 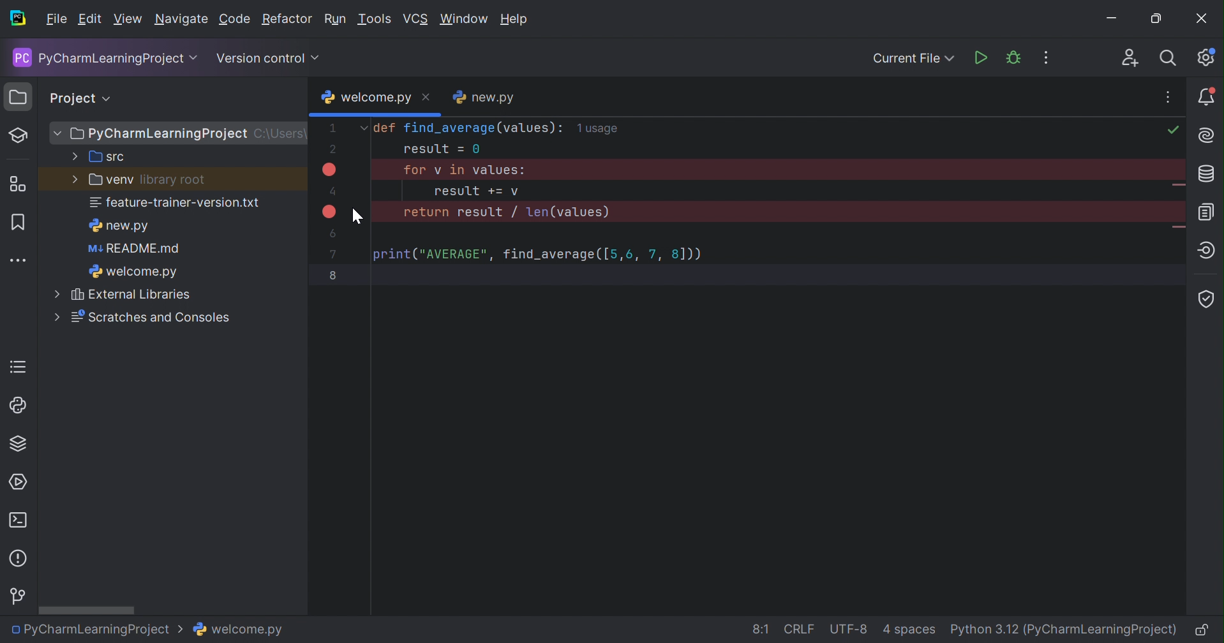 What do you see at coordinates (1209, 251) in the screenshot?
I see `Endpoints` at bounding box center [1209, 251].